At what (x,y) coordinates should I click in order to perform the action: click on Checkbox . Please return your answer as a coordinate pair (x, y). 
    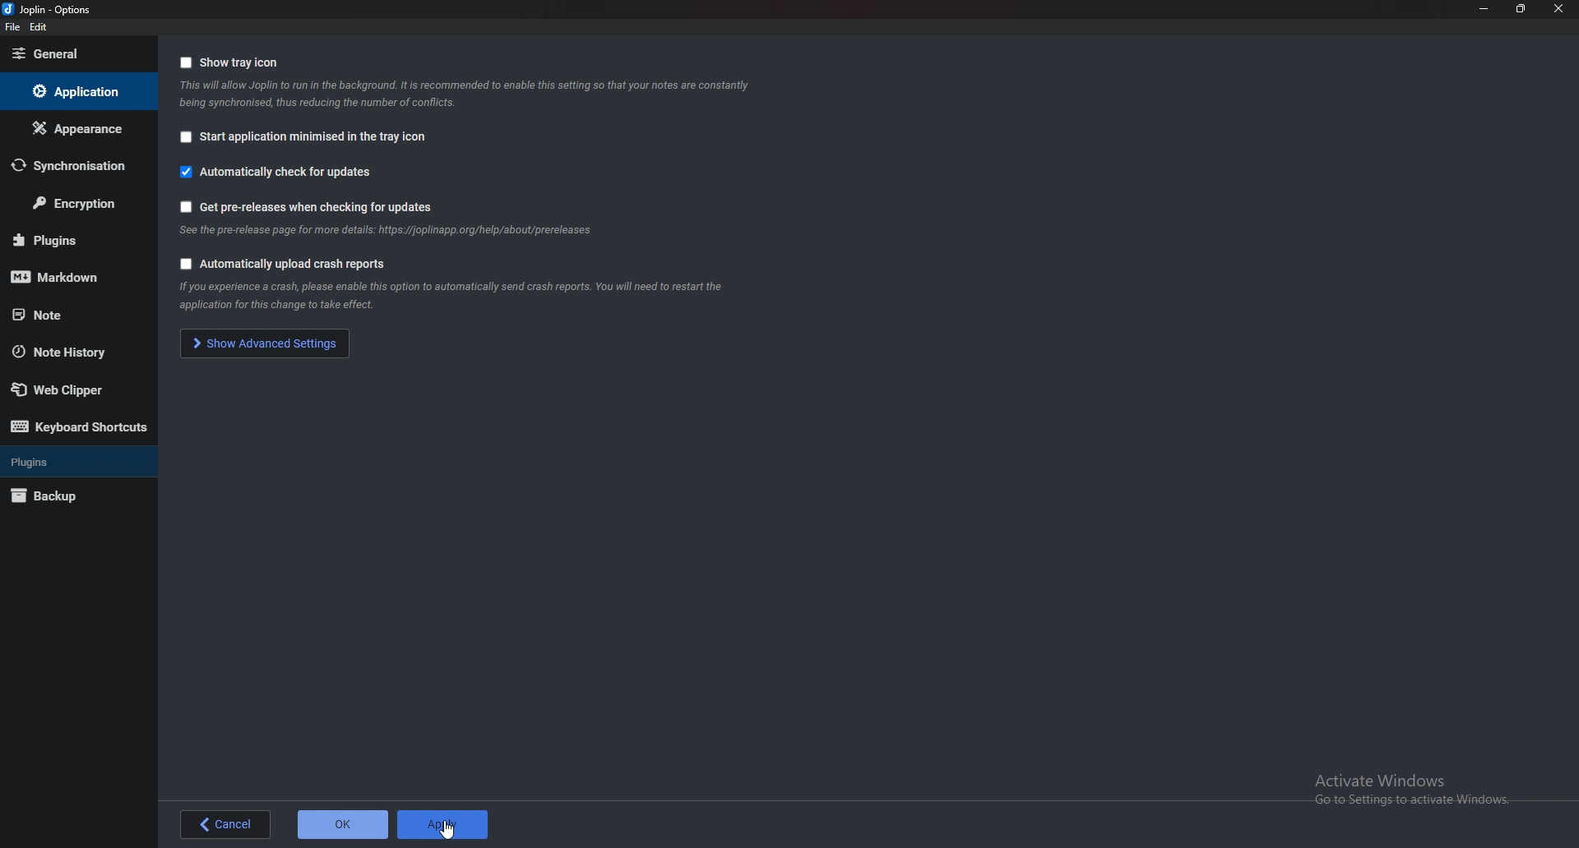
    Looking at the image, I should click on (185, 137).